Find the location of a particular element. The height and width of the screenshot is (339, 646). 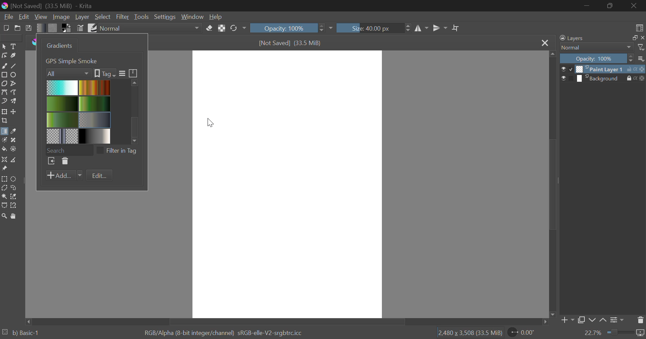

Gradient 1 is located at coordinates (62, 87).